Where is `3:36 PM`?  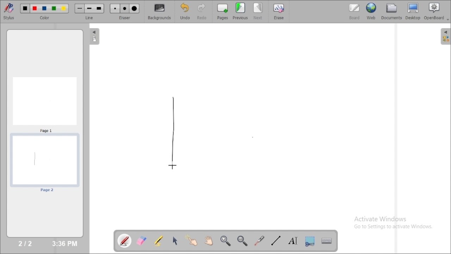
3:36 PM is located at coordinates (64, 244).